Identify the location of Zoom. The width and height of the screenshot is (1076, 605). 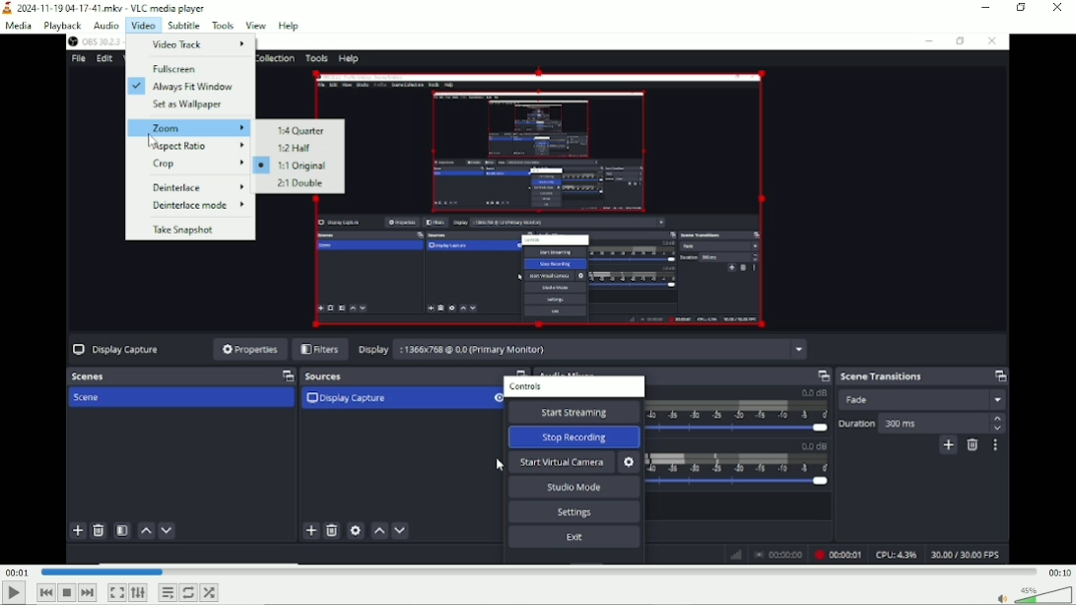
(189, 127).